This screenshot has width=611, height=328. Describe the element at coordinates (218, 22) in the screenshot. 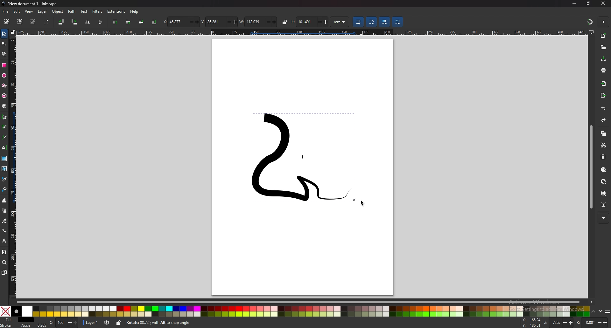

I see `y coordinates` at that location.